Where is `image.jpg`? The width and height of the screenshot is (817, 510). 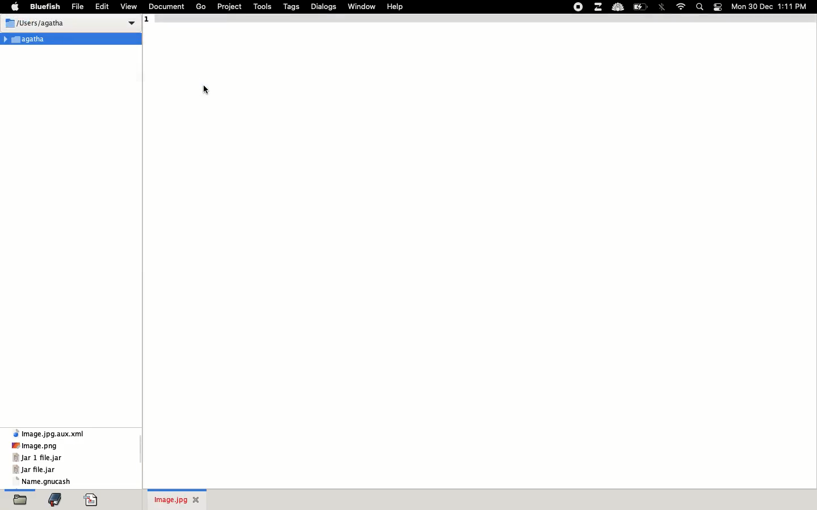 image.jpg is located at coordinates (180, 500).